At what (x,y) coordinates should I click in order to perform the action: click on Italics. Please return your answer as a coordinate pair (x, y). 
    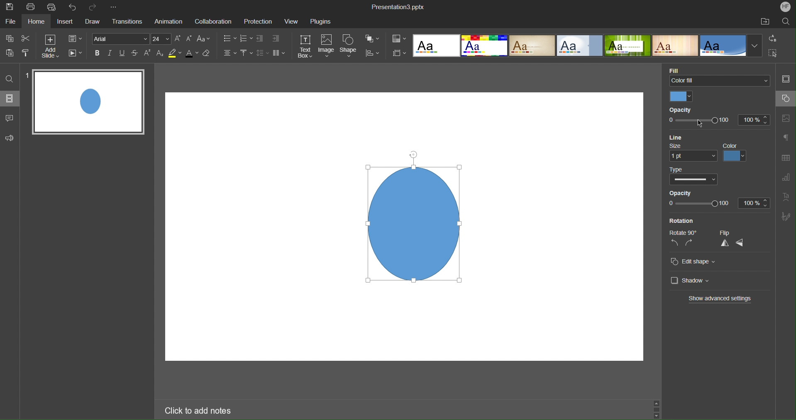
    Looking at the image, I should click on (110, 54).